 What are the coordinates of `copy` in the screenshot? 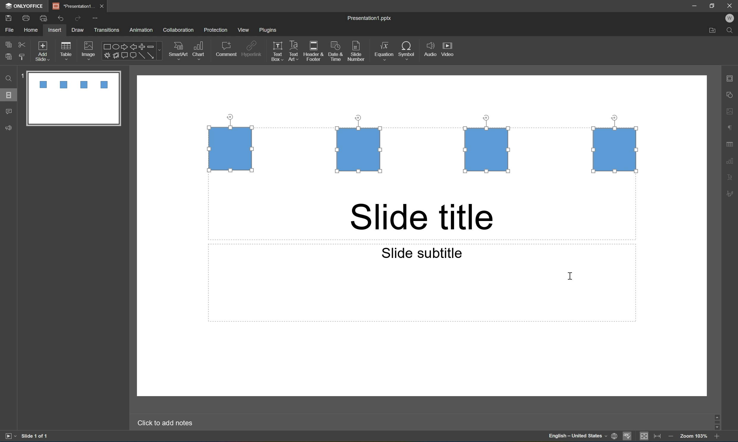 It's located at (8, 44).